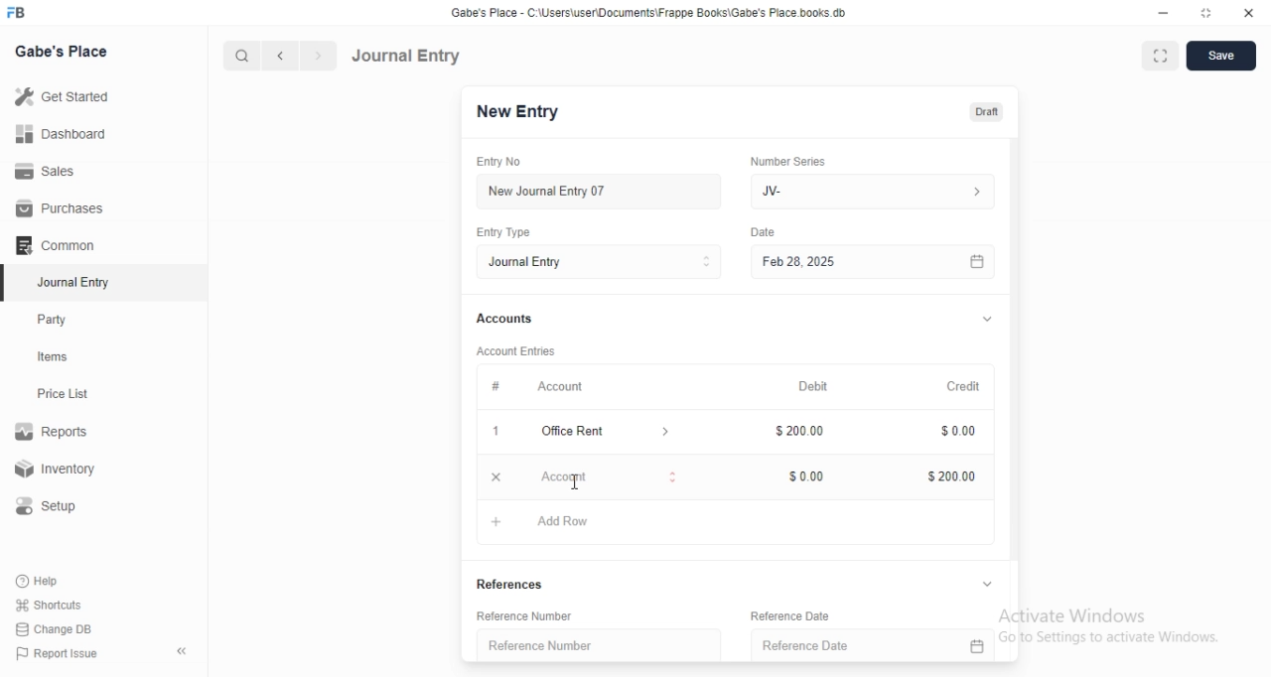 This screenshot has width=1271, height=677. Describe the element at coordinates (590, 618) in the screenshot. I see `Reference Number` at that location.